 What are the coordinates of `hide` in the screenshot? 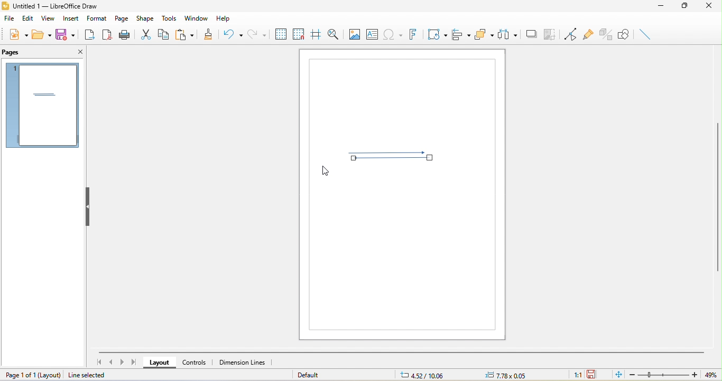 It's located at (89, 206).